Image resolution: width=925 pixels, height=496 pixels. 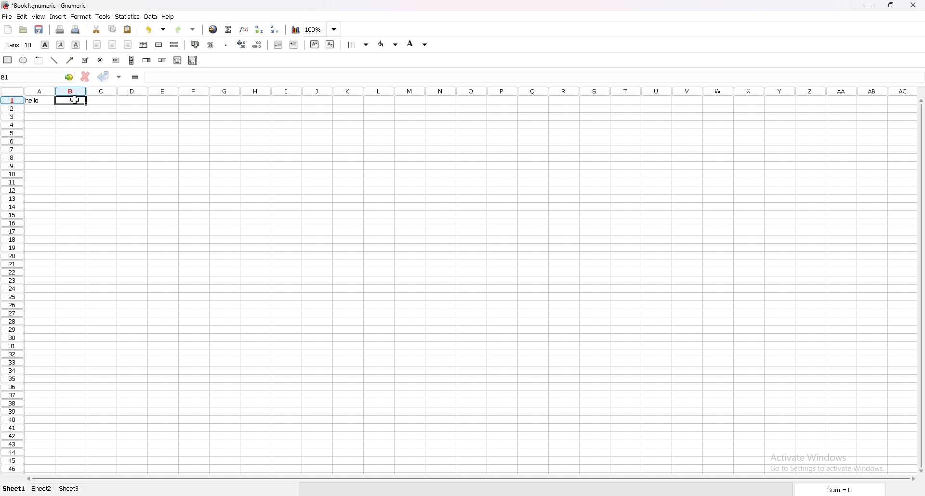 What do you see at coordinates (187, 28) in the screenshot?
I see `redo` at bounding box center [187, 28].